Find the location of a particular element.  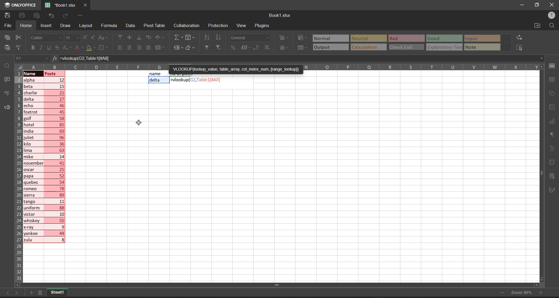

cut is located at coordinates (19, 36).